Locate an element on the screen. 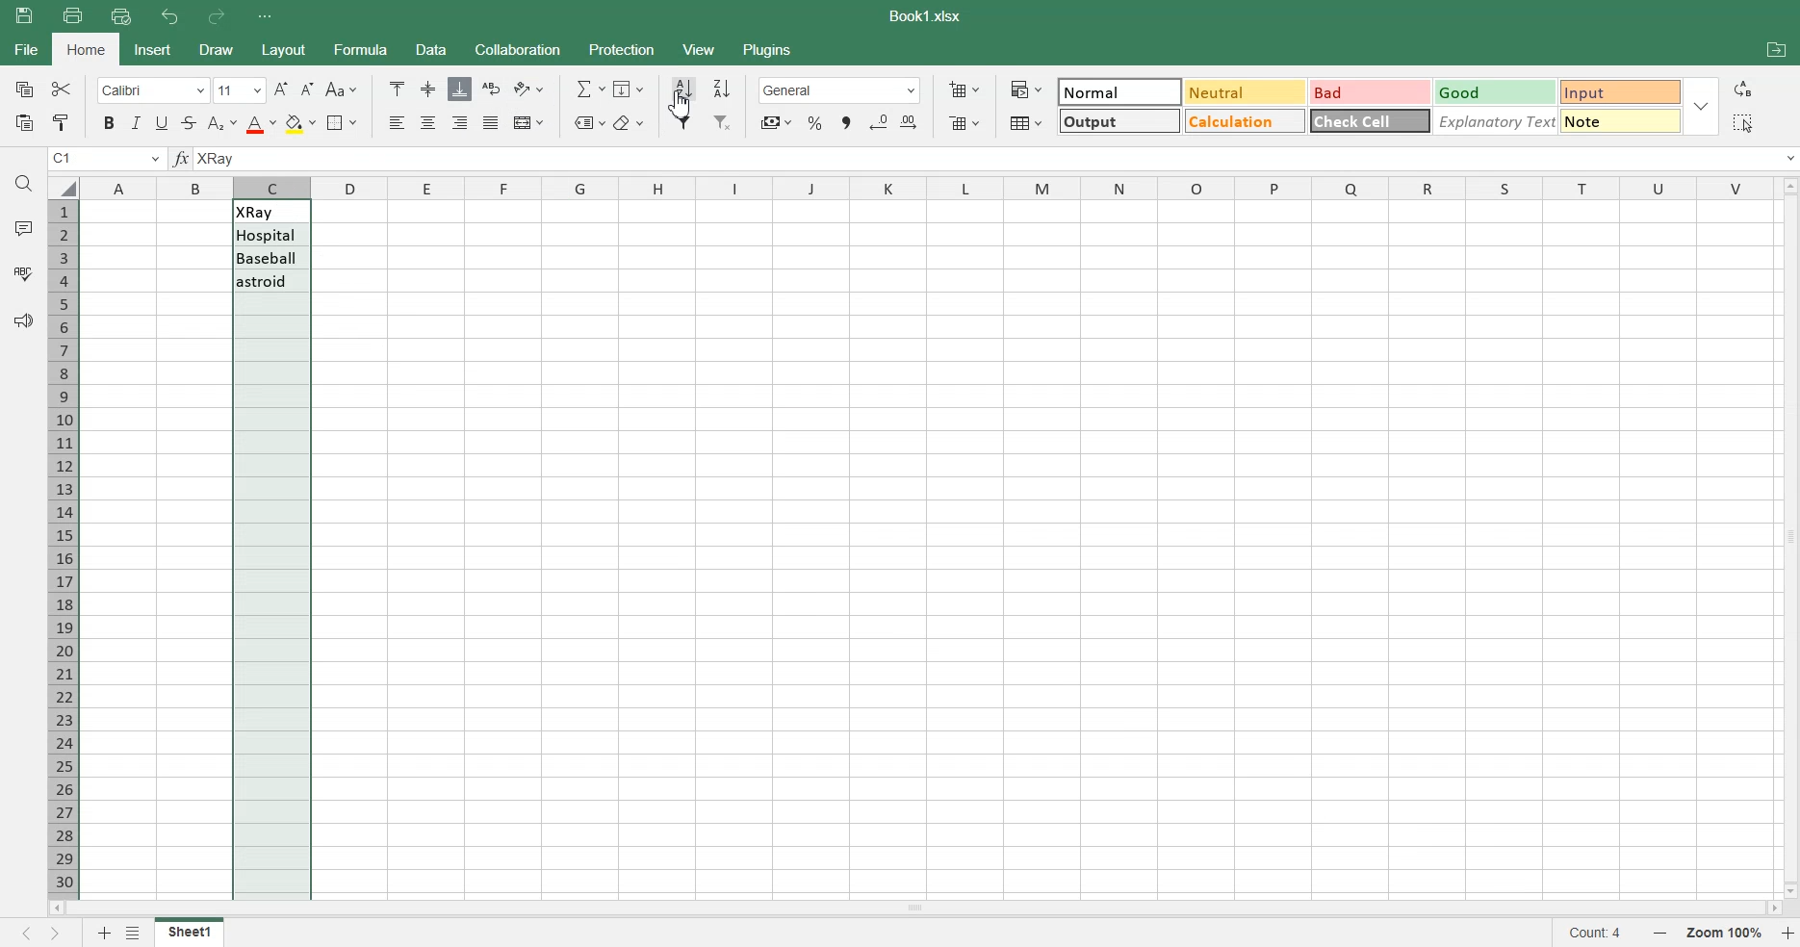 The image size is (1800, 947). Vertical scroll bar is located at coordinates (1788, 535).